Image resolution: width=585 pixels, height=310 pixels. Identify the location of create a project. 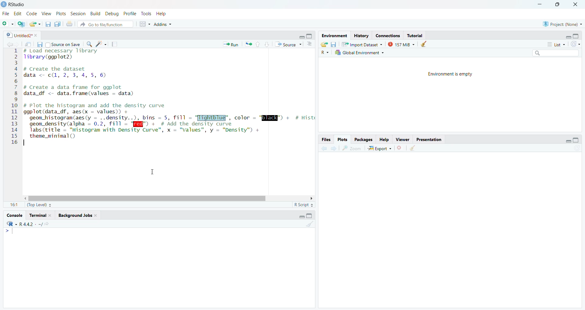
(21, 24).